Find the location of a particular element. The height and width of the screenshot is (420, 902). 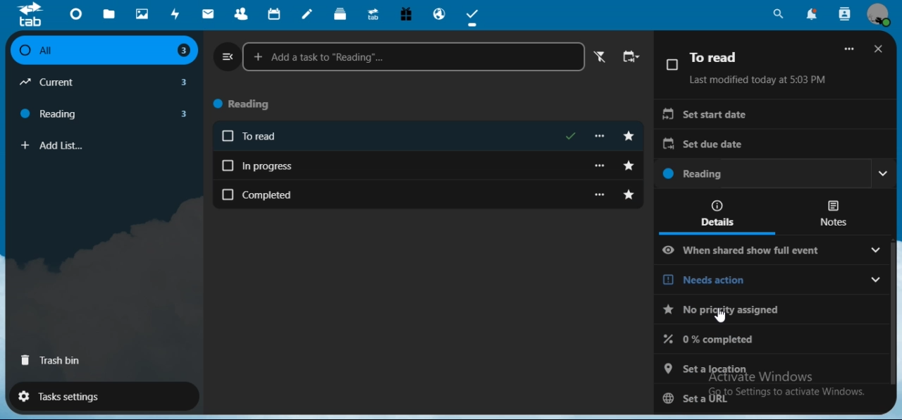

close navigation is located at coordinates (225, 56).